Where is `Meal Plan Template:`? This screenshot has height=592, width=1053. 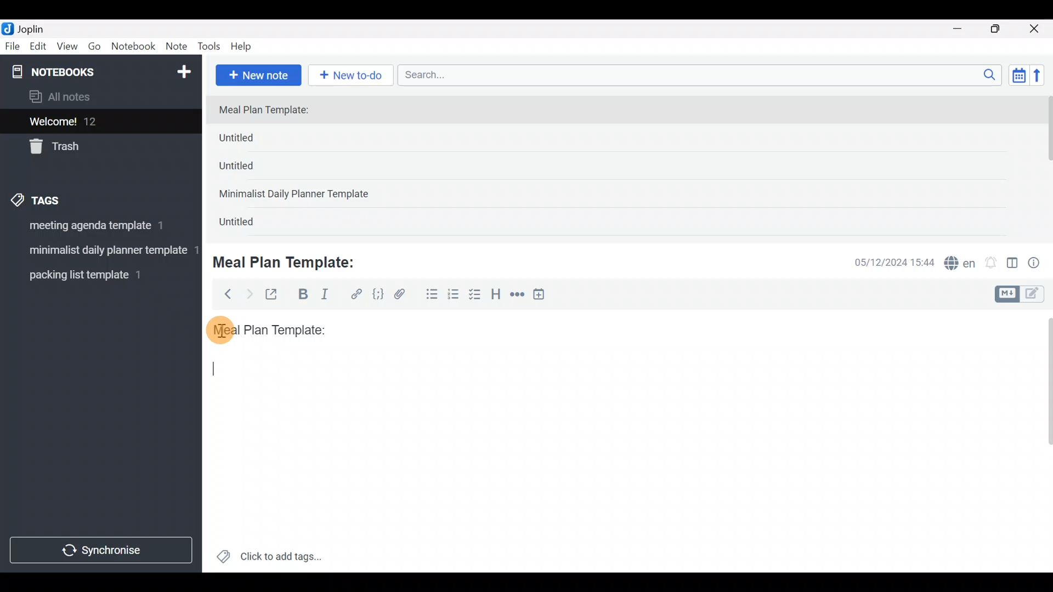
Meal Plan Template: is located at coordinates (291, 261).